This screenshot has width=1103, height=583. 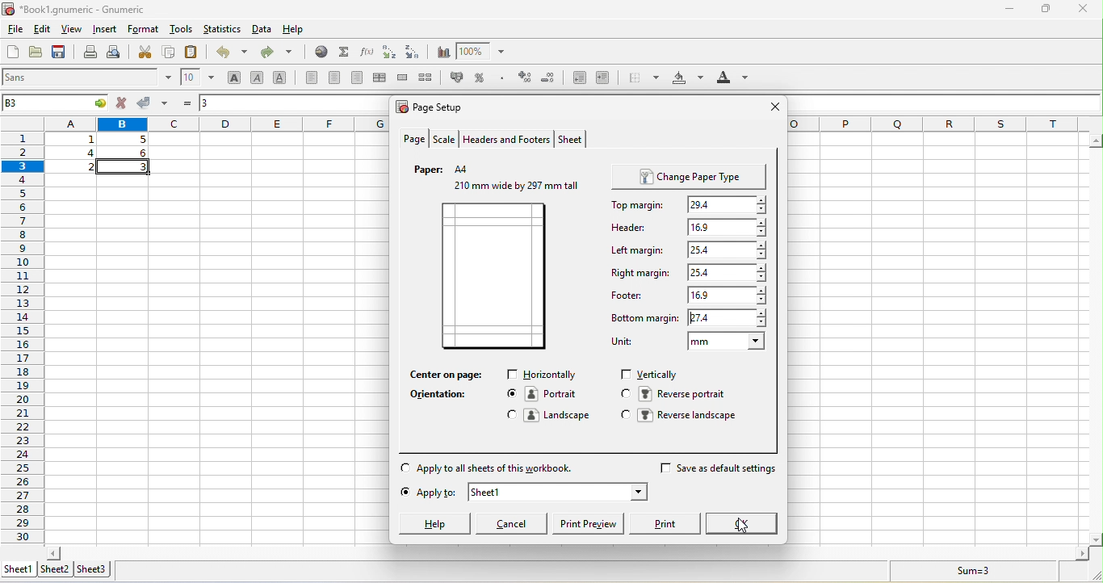 What do you see at coordinates (61, 52) in the screenshot?
I see `save` at bounding box center [61, 52].